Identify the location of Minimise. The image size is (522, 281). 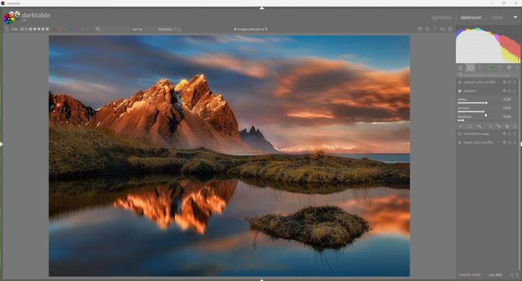
(493, 3).